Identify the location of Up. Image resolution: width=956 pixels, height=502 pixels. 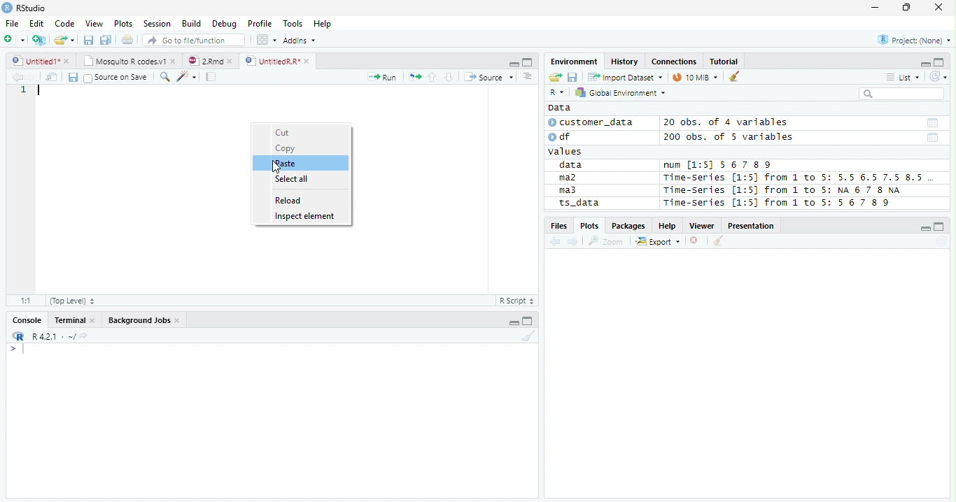
(432, 78).